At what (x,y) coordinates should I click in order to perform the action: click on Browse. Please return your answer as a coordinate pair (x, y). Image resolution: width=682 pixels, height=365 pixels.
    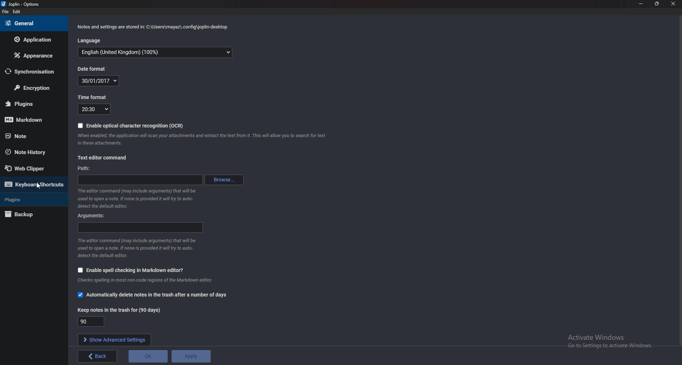
    Looking at the image, I should click on (225, 180).